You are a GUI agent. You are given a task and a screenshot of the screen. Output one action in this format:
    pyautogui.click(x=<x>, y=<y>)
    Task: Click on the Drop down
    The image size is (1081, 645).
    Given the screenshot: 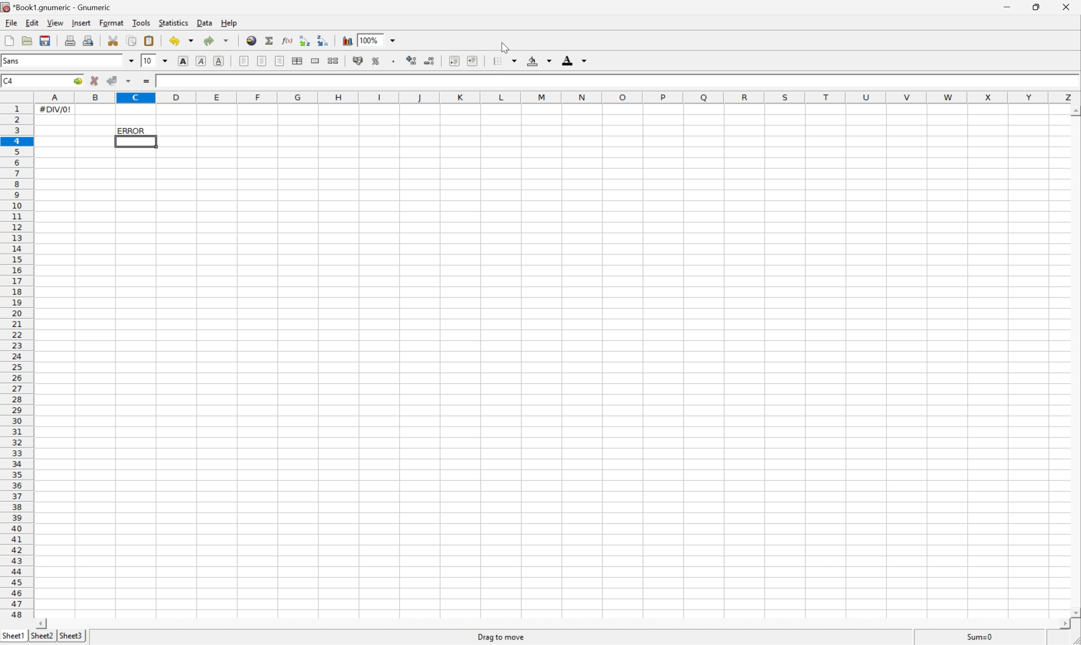 What is the action you would take?
    pyautogui.click(x=588, y=61)
    